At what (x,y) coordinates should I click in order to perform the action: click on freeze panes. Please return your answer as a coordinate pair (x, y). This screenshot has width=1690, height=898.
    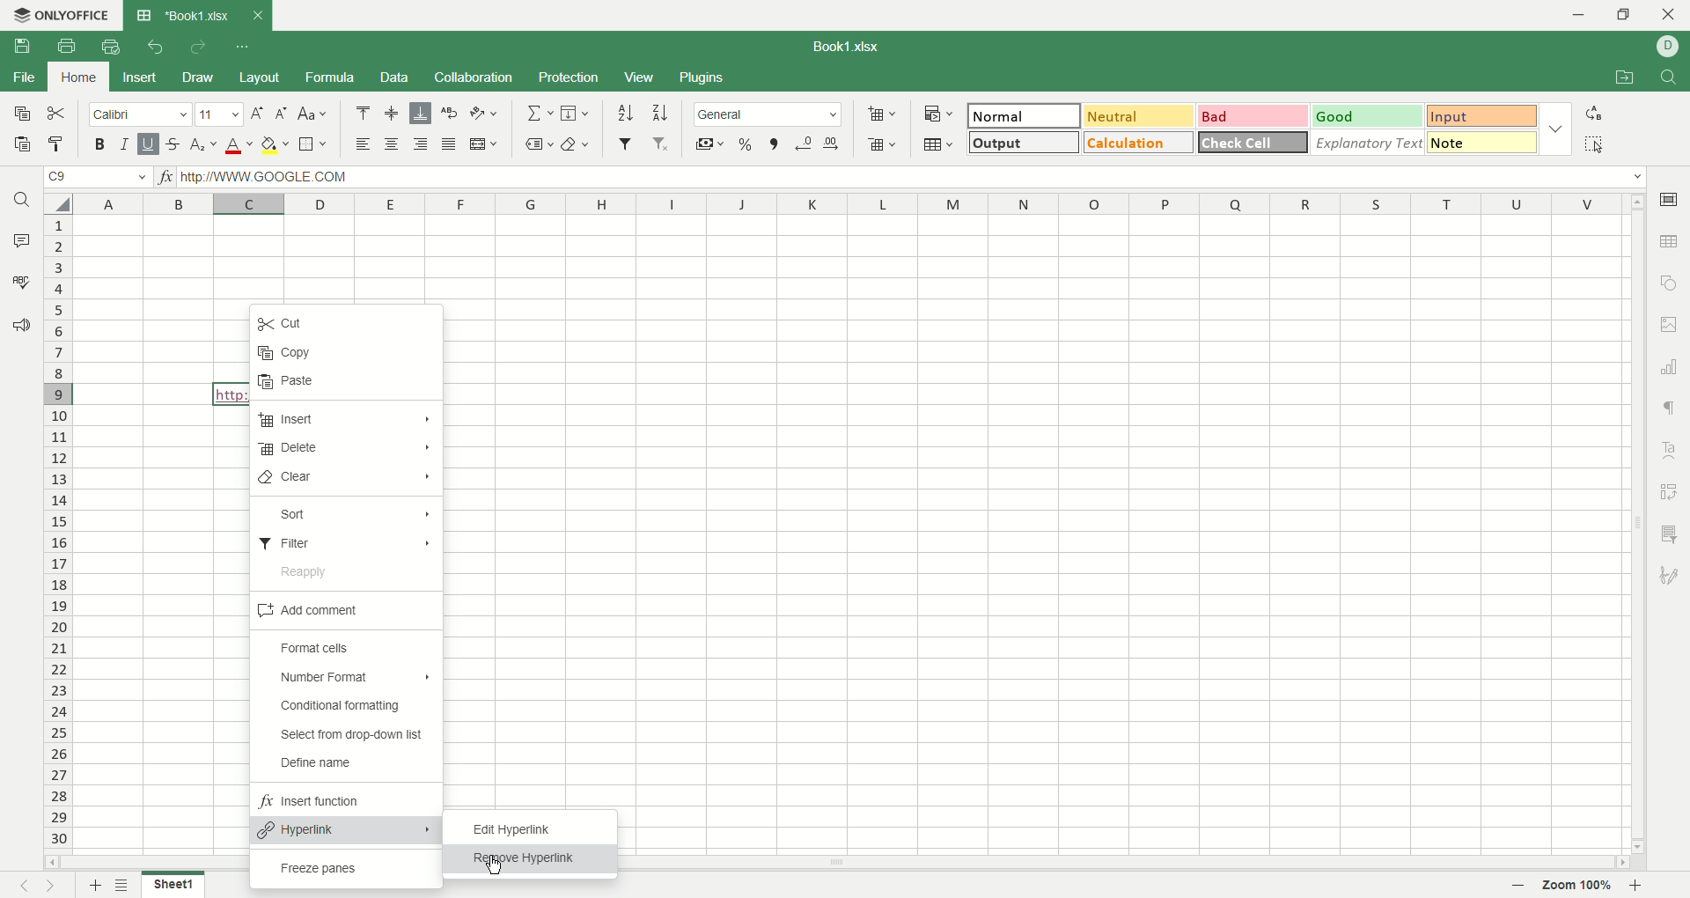
    Looking at the image, I should click on (332, 869).